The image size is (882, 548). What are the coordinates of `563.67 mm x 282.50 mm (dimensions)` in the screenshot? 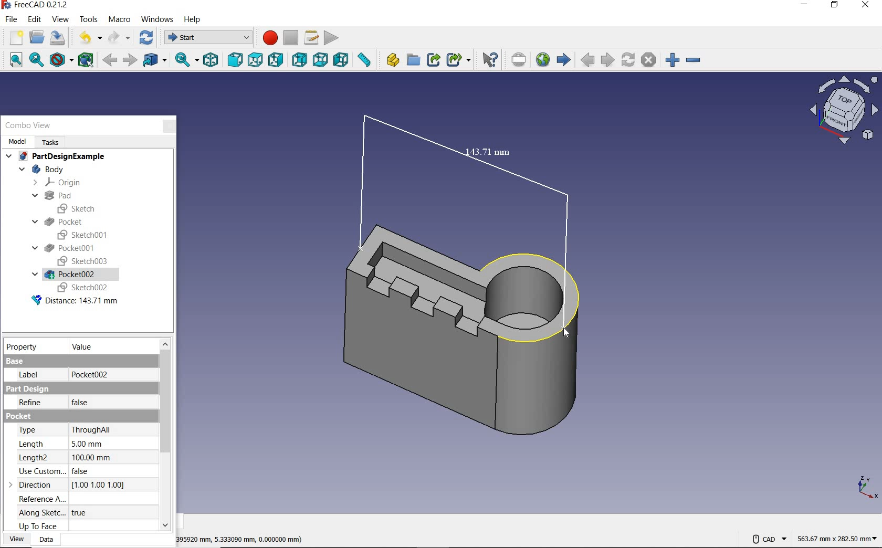 It's located at (835, 535).